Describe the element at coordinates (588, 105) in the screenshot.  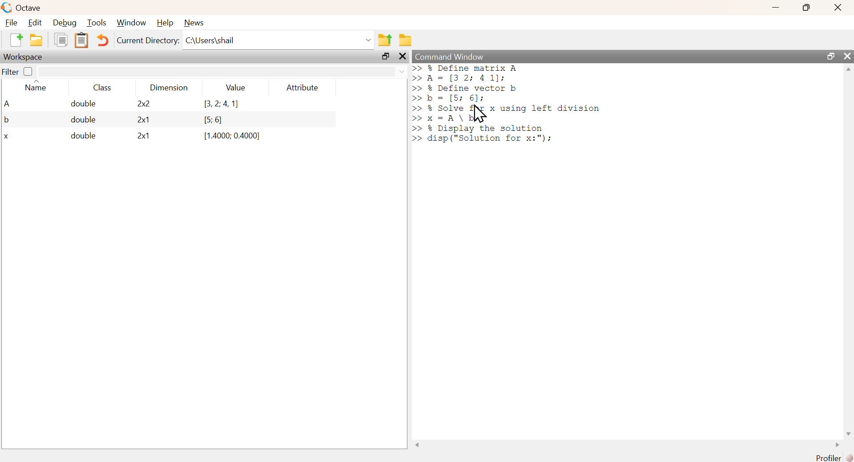
I see `command` at that location.